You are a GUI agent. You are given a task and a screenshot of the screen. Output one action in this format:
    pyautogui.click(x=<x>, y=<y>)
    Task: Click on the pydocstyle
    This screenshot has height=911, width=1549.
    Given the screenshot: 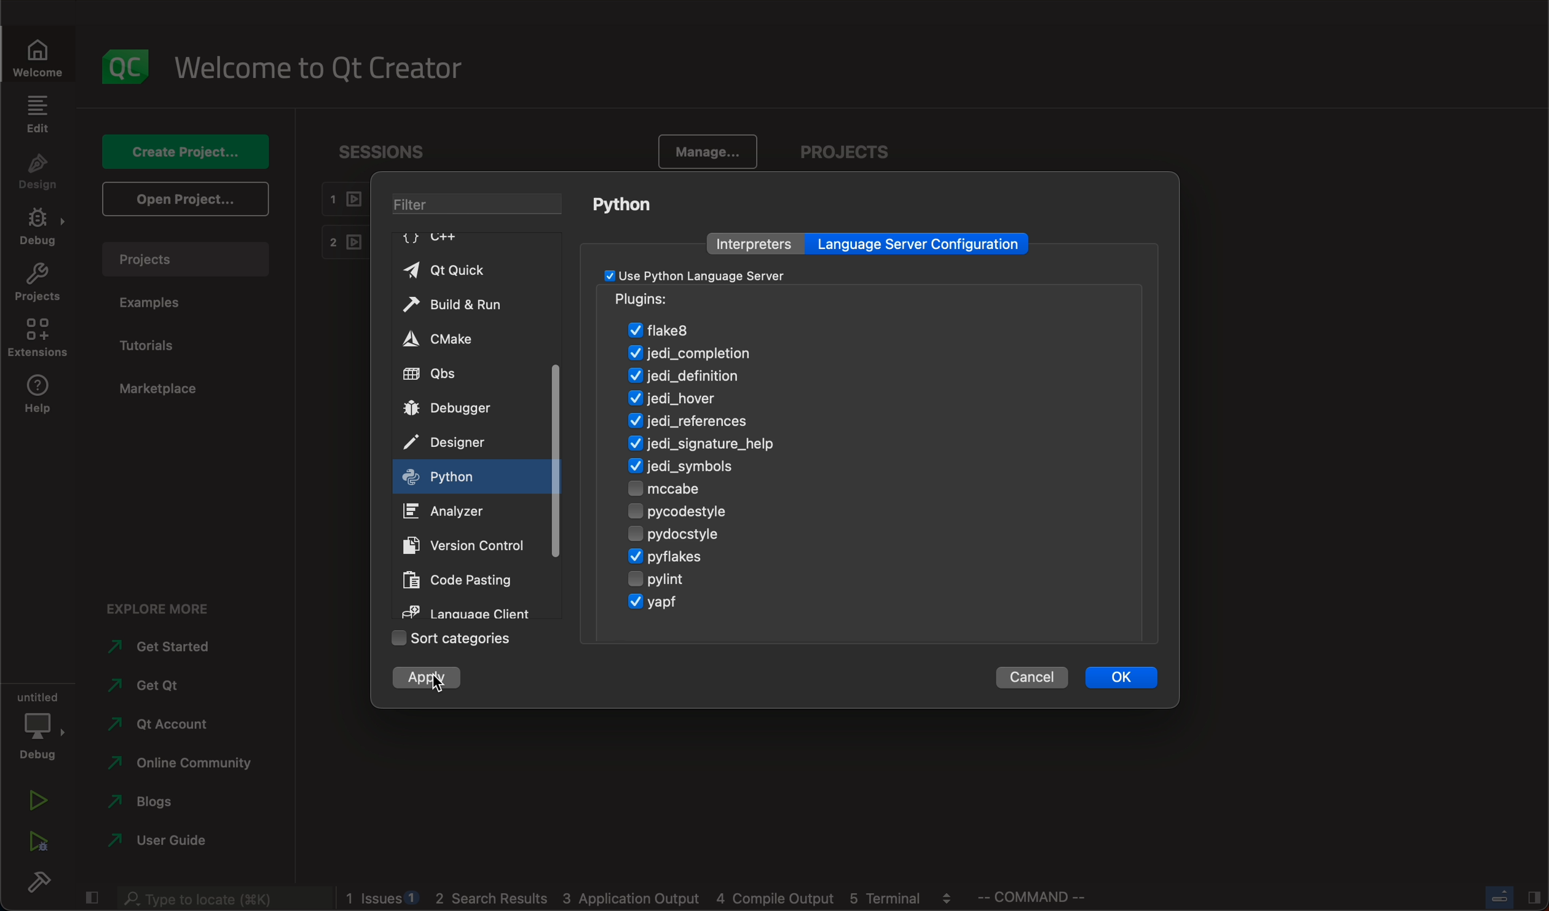 What is the action you would take?
    pyautogui.click(x=678, y=535)
    